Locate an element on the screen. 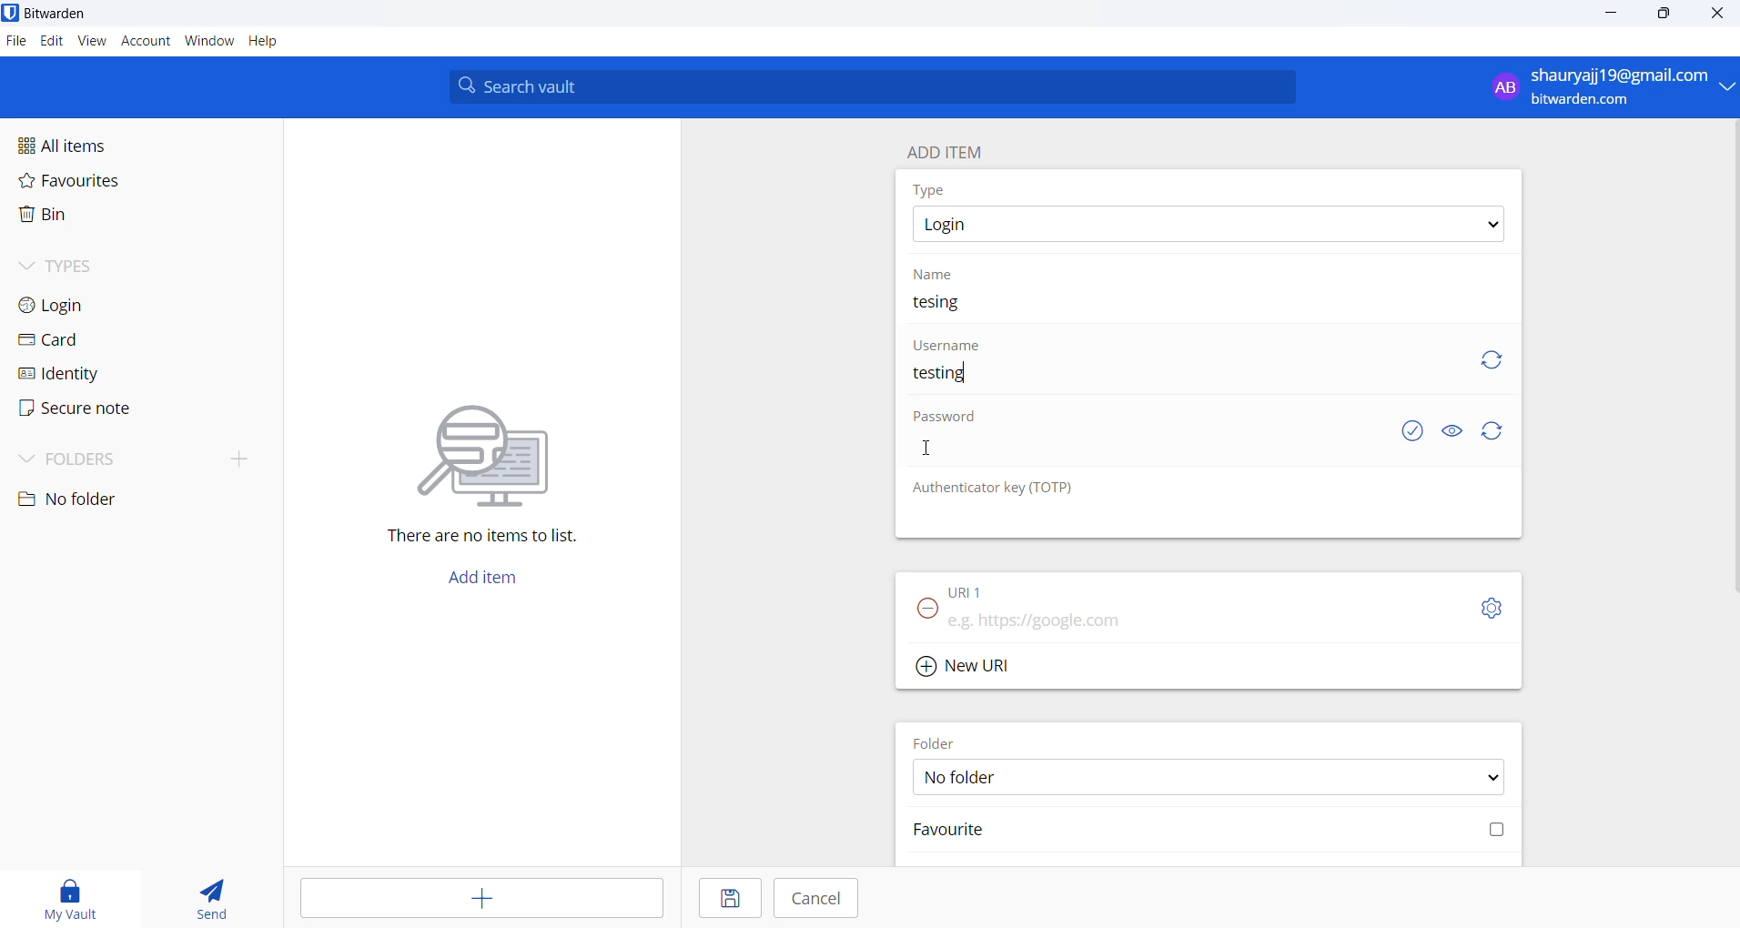  minimize is located at coordinates (1609, 18).